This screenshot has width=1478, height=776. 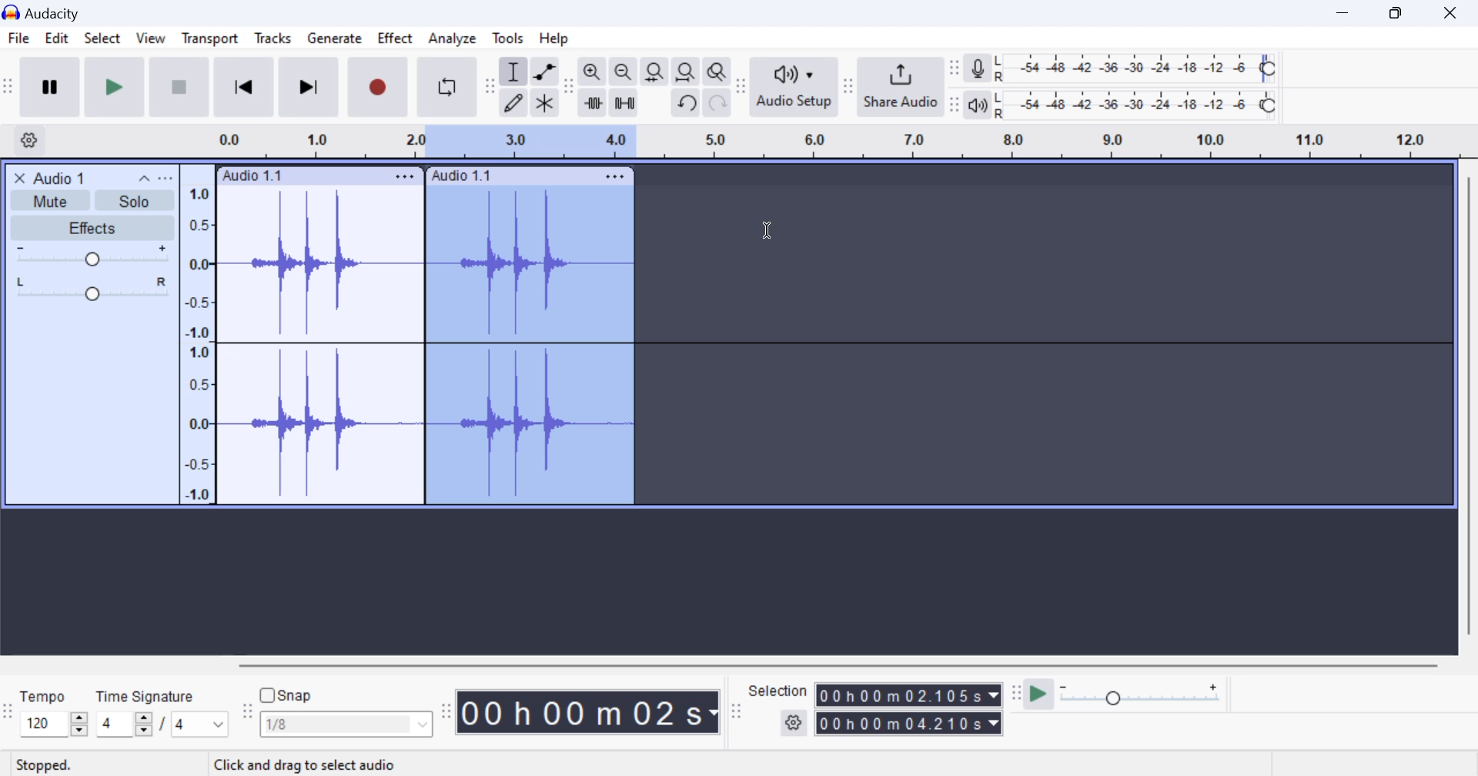 I want to click on Tracks, so click(x=273, y=42).